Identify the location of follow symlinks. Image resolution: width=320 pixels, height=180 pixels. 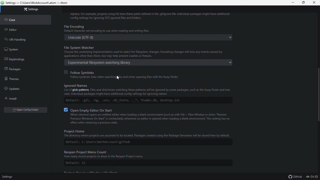
(136, 73).